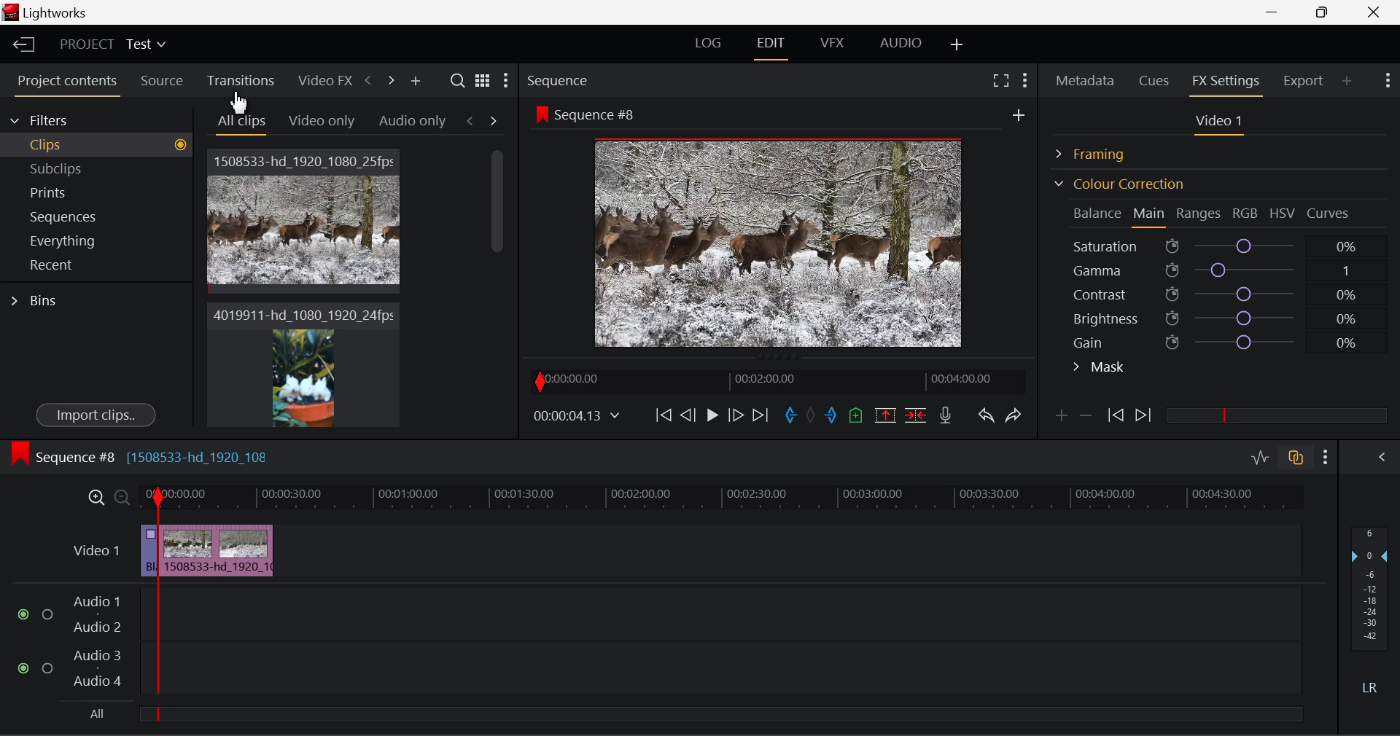 Image resolution: width=1400 pixels, height=736 pixels. I want to click on Previous Tab, so click(472, 120).